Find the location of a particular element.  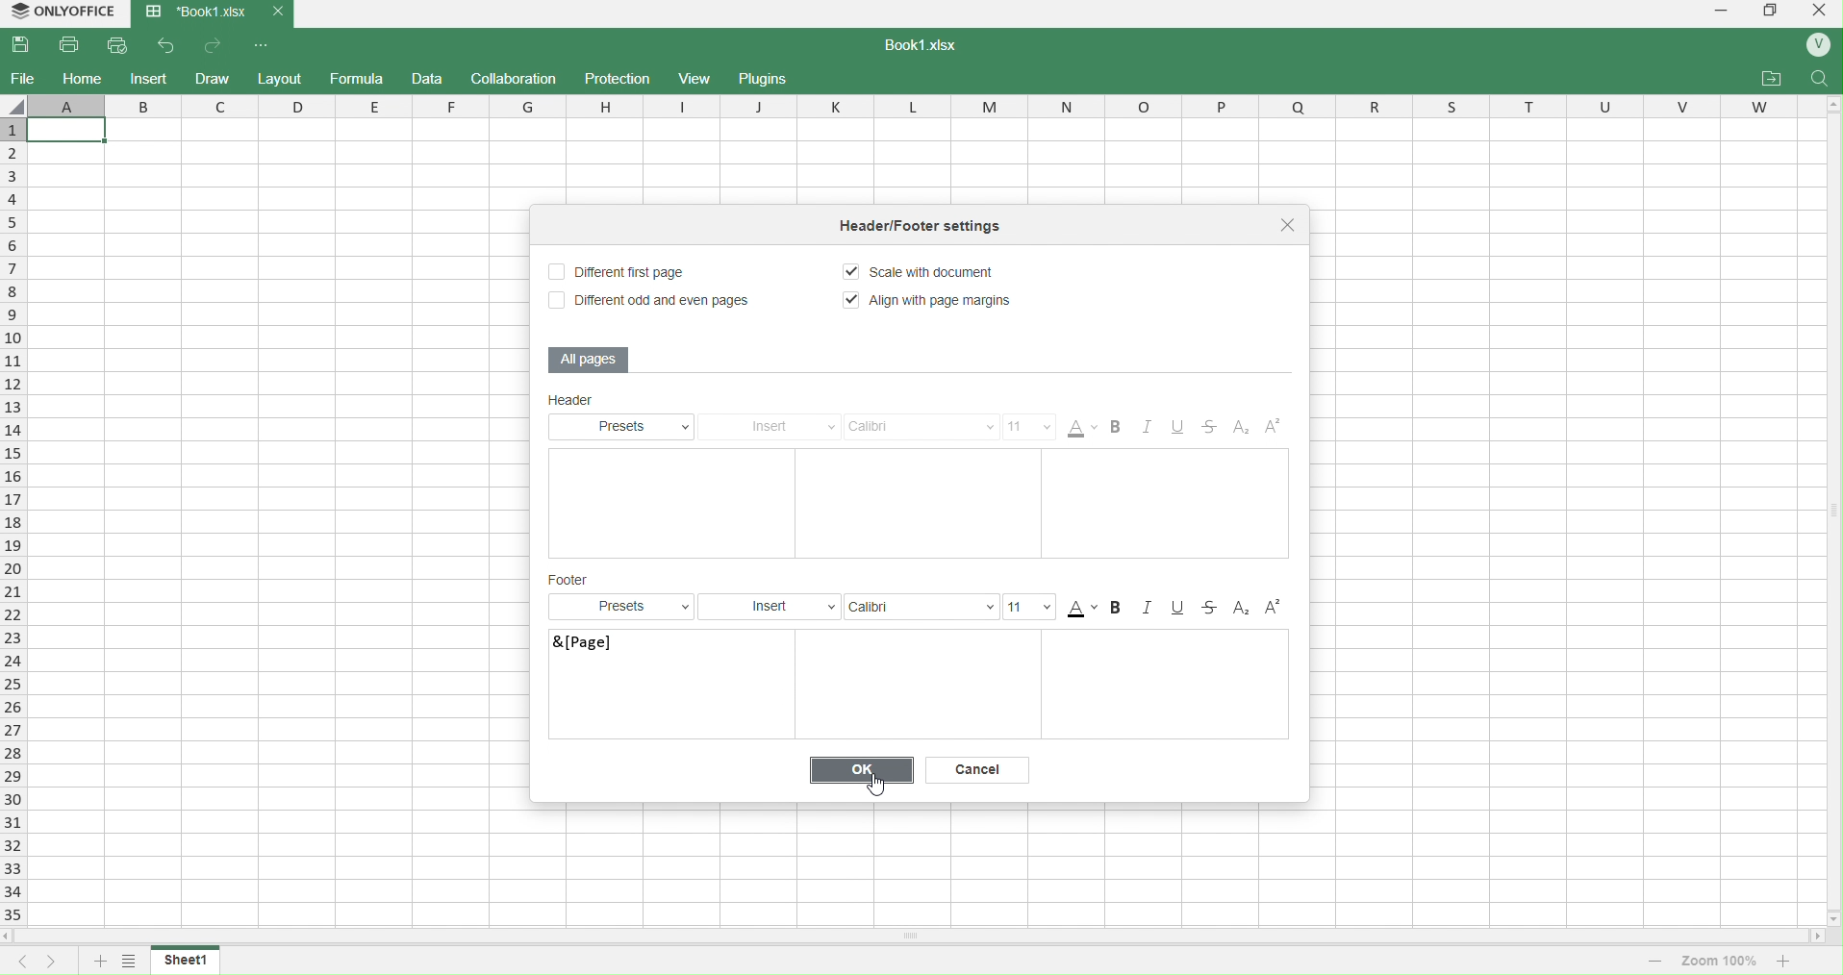

book1.xlsx is located at coordinates (931, 47).